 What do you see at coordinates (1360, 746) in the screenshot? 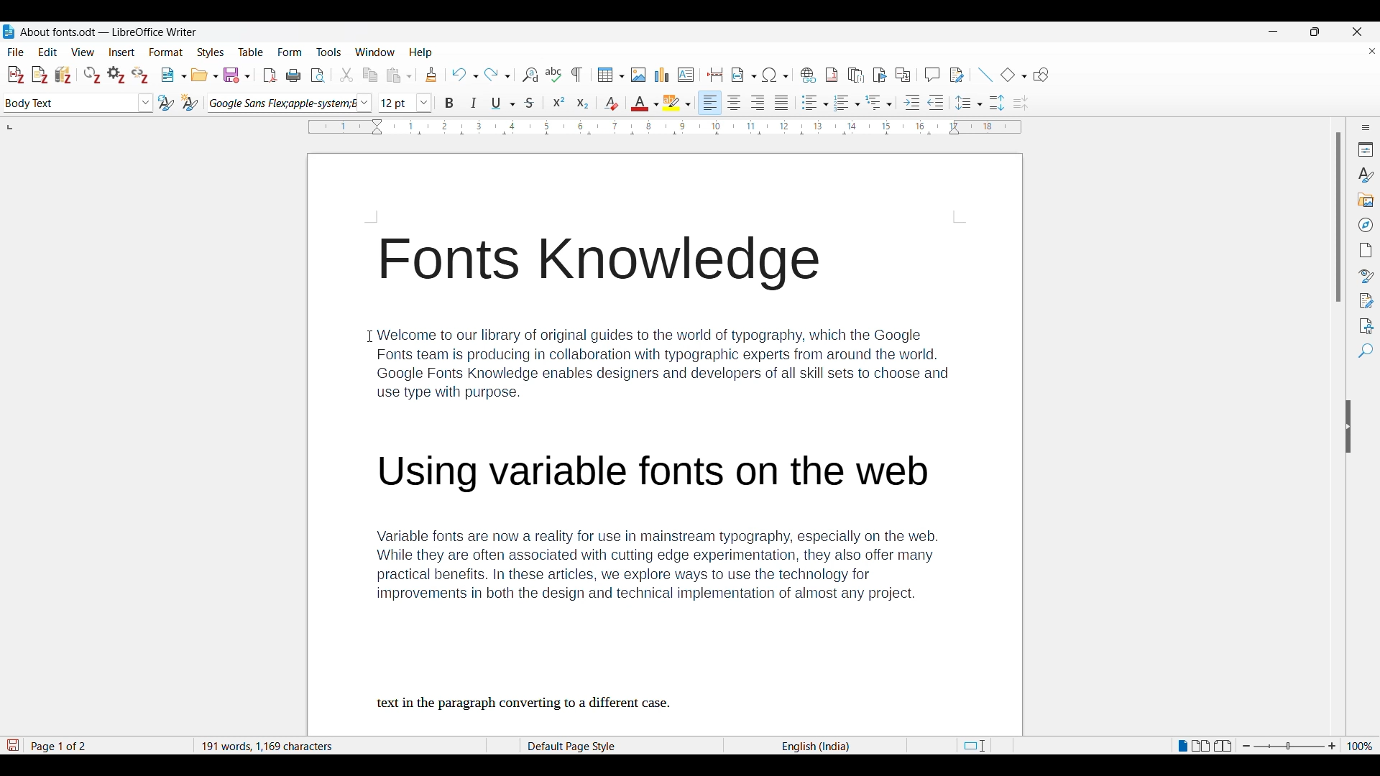
I see `Current zoom factor` at bounding box center [1360, 746].